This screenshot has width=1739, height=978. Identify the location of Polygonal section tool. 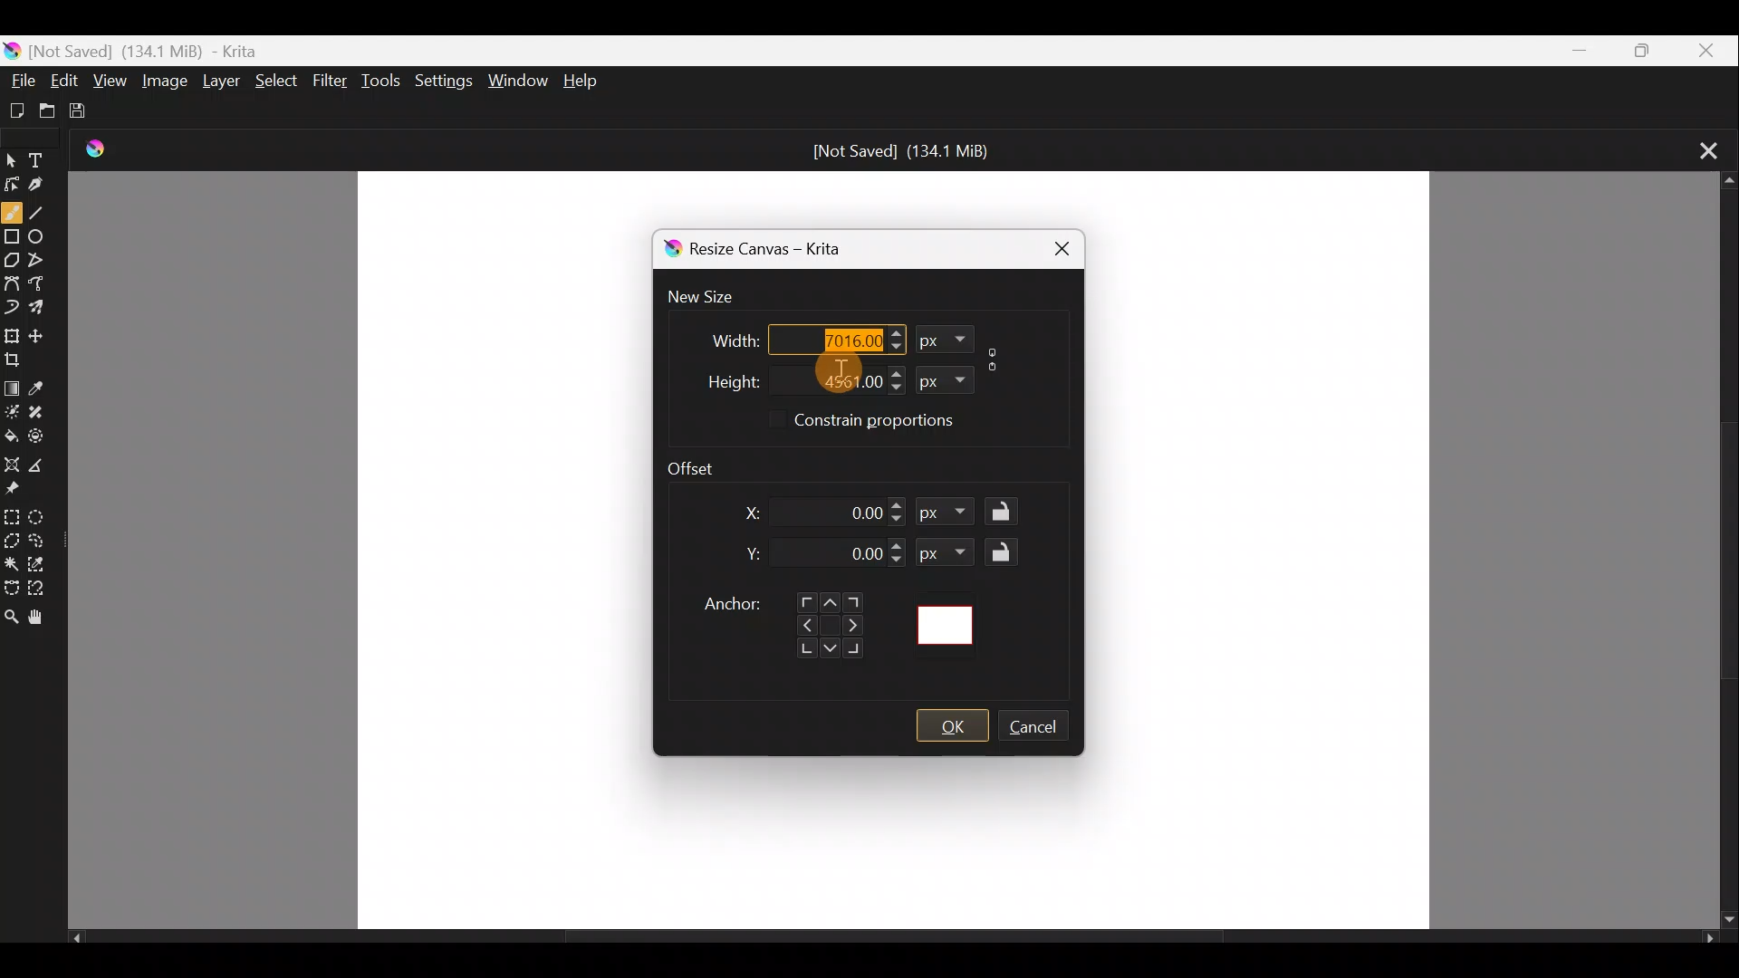
(13, 542).